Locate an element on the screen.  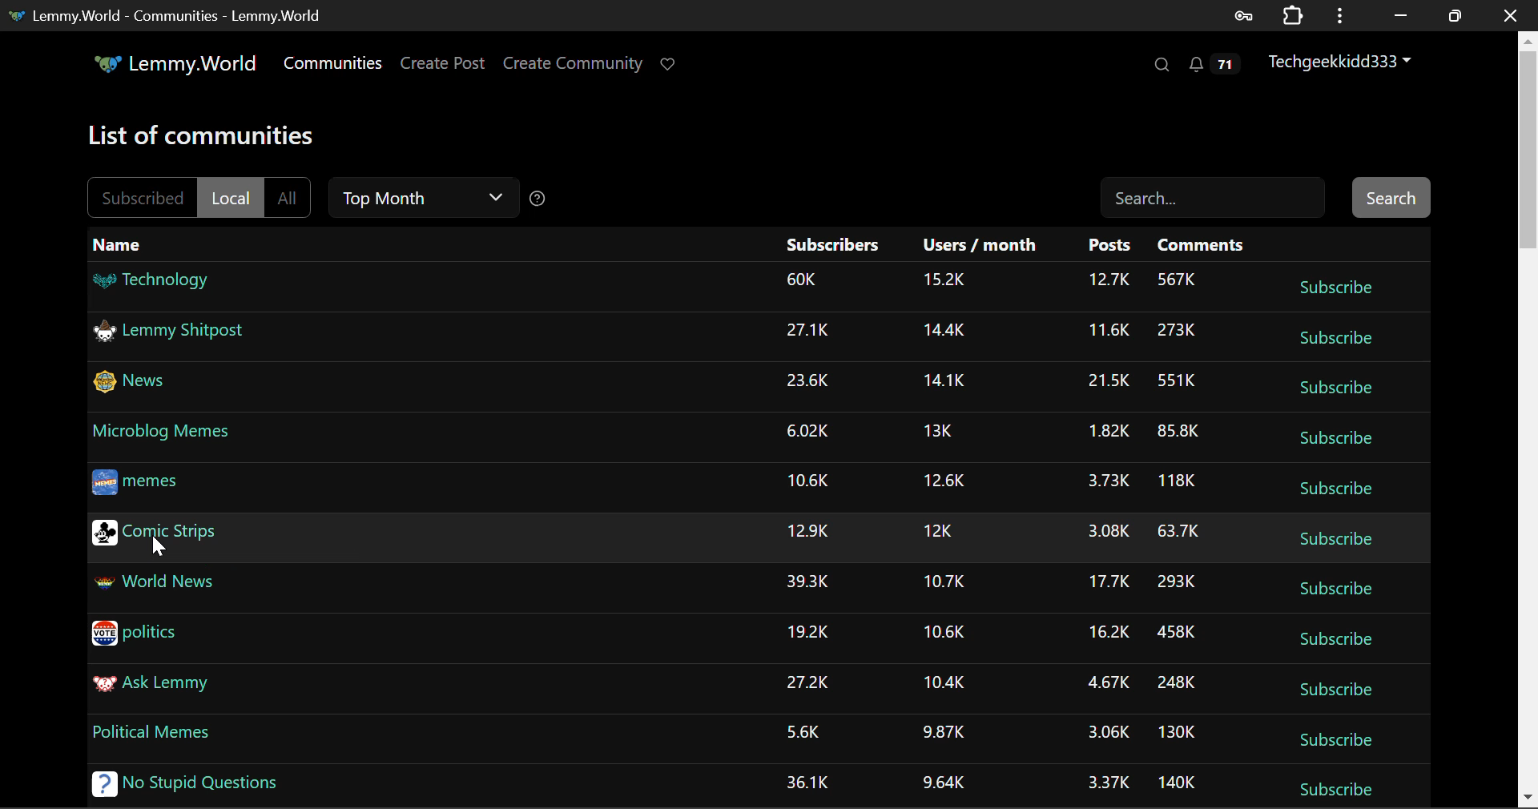
Name is located at coordinates (119, 244).